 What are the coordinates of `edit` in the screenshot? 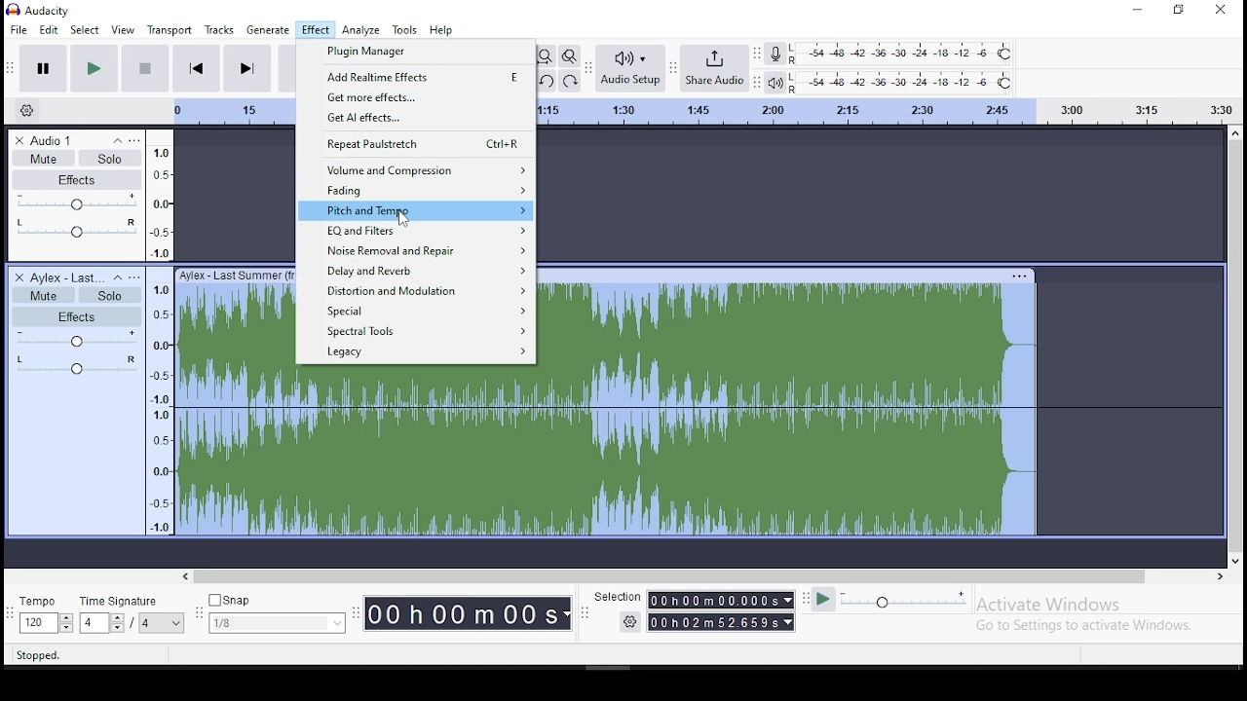 It's located at (48, 29).